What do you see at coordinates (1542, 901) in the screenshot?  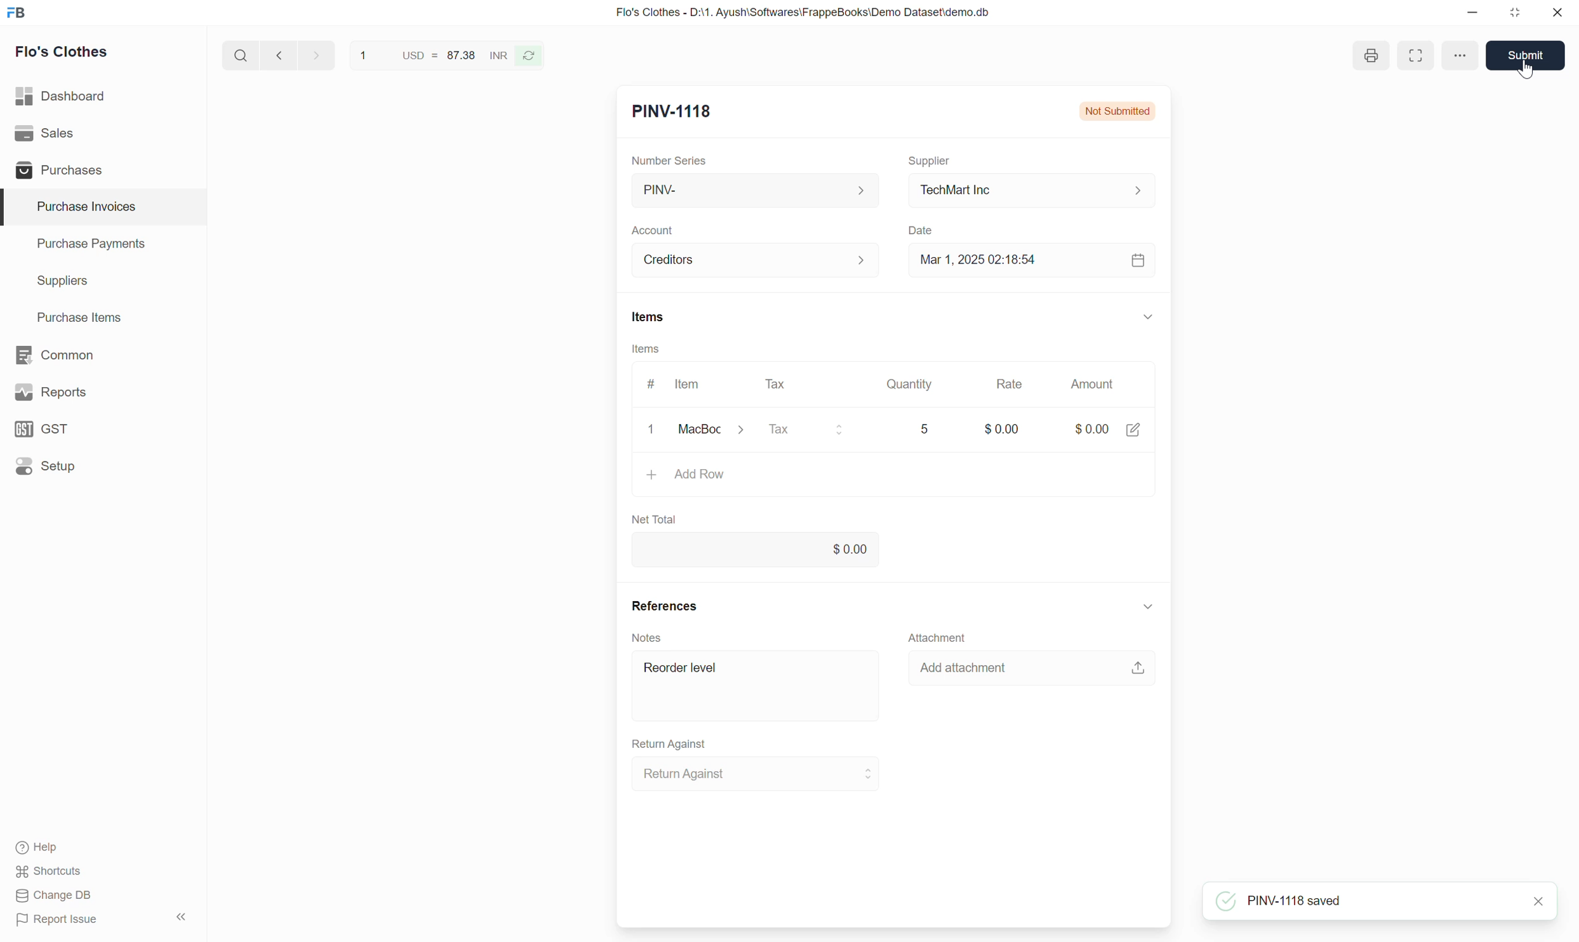 I see `close` at bounding box center [1542, 901].